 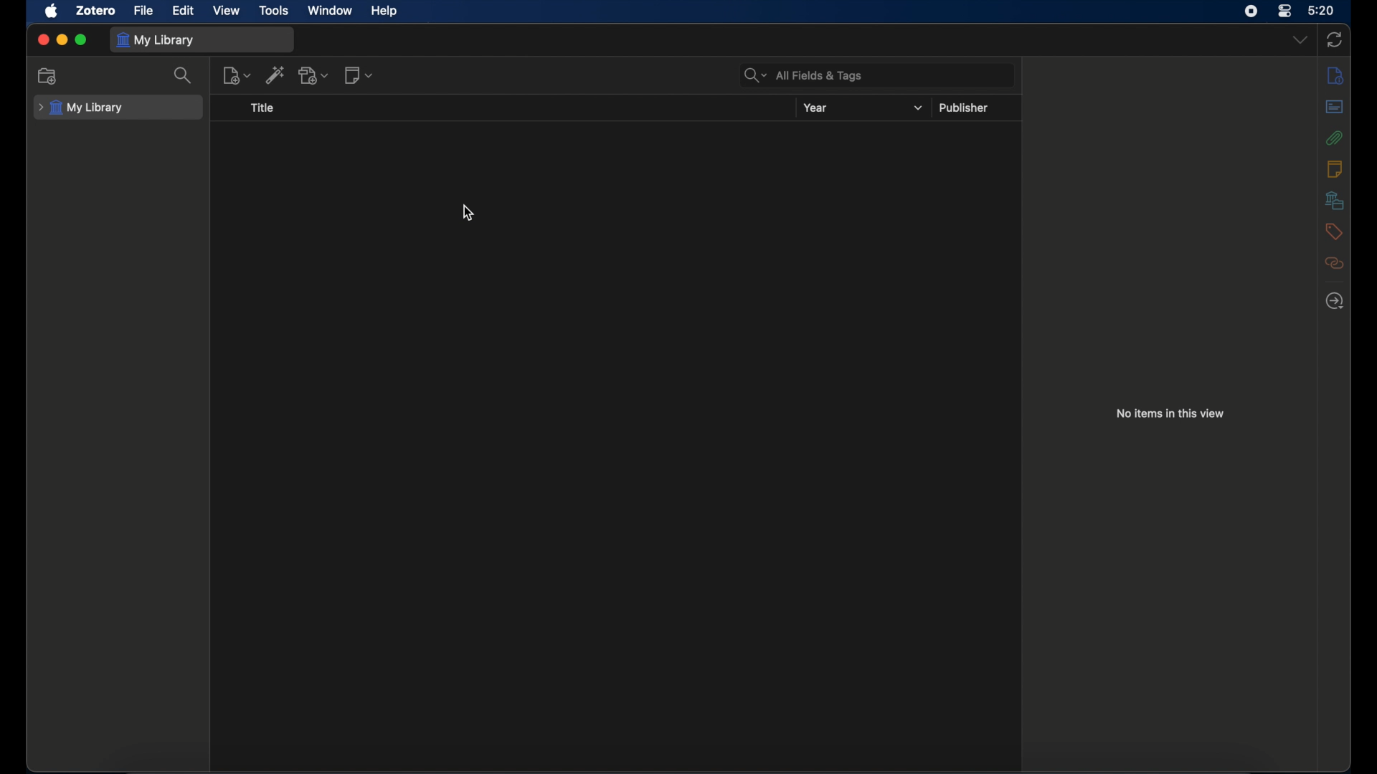 What do you see at coordinates (82, 108) in the screenshot?
I see `my library` at bounding box center [82, 108].